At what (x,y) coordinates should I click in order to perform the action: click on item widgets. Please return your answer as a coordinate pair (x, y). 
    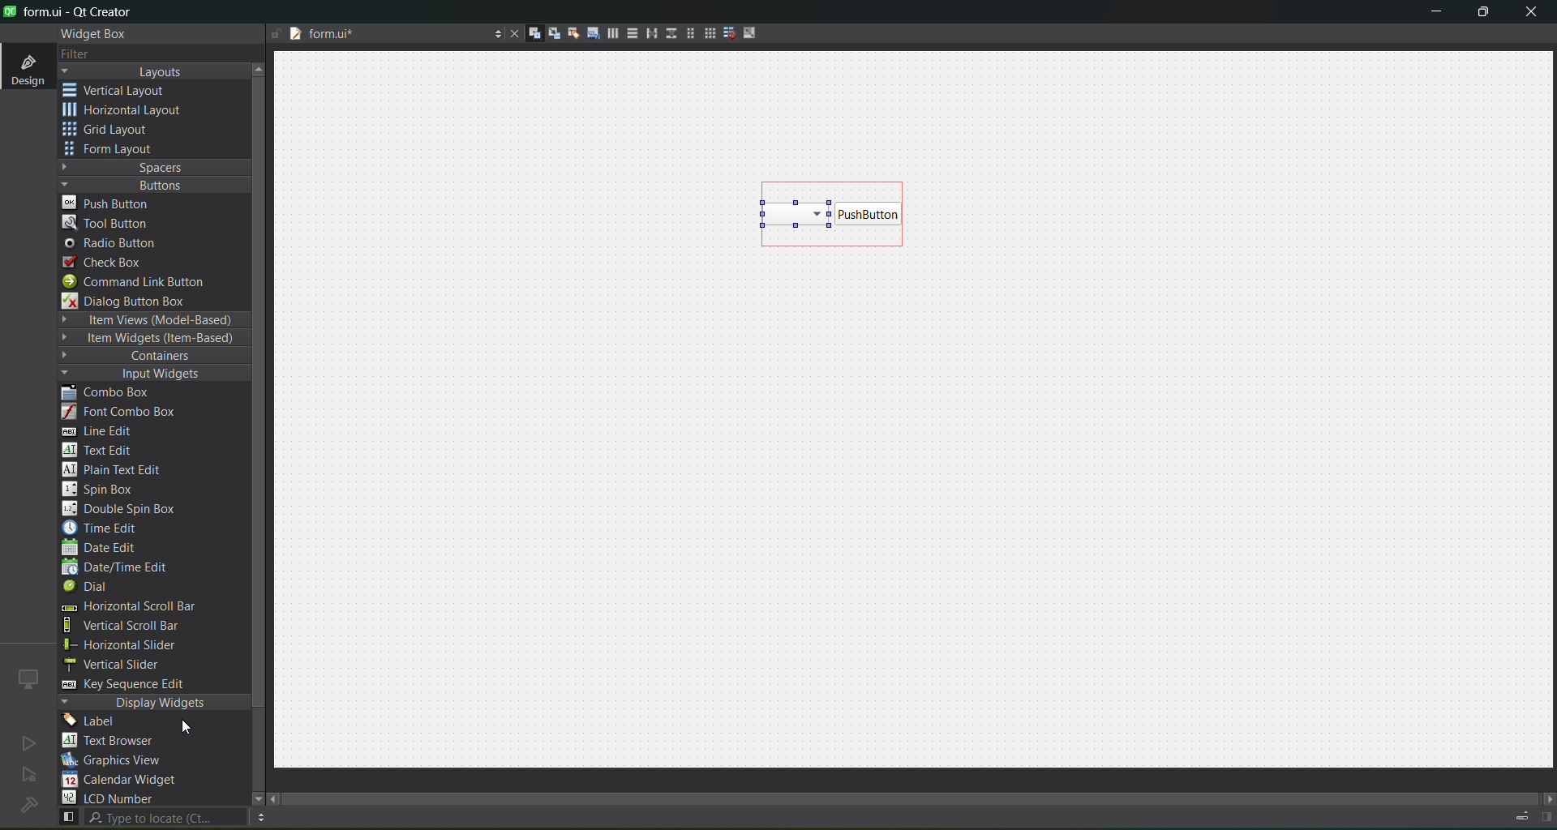
    Looking at the image, I should click on (151, 339).